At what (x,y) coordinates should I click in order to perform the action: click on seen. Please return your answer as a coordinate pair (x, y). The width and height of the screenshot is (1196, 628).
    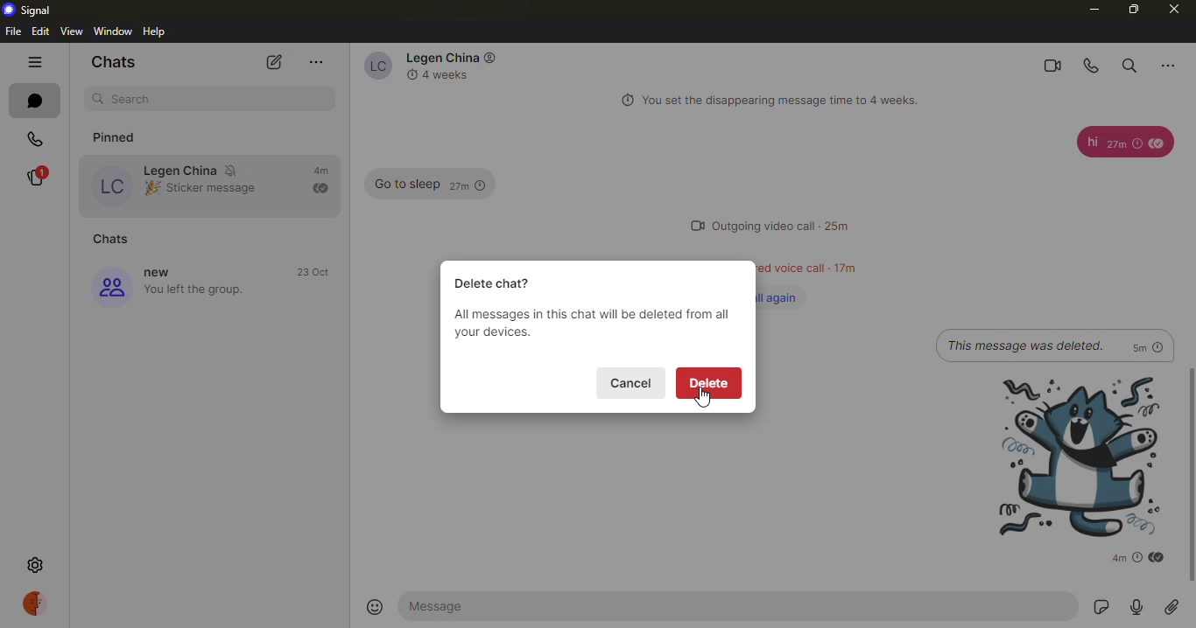
    Looking at the image, I should click on (1156, 143).